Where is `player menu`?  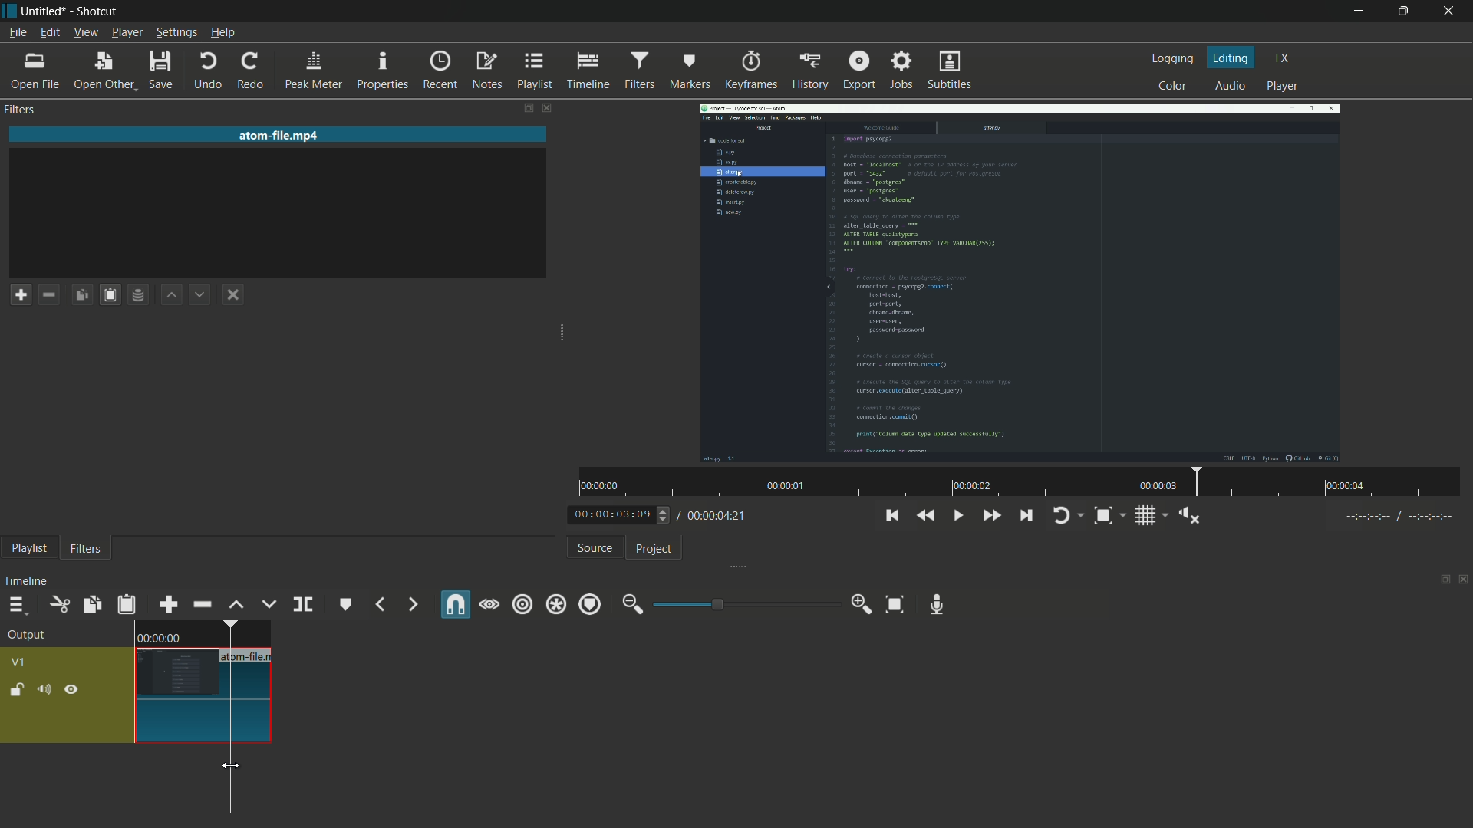
player menu is located at coordinates (128, 34).